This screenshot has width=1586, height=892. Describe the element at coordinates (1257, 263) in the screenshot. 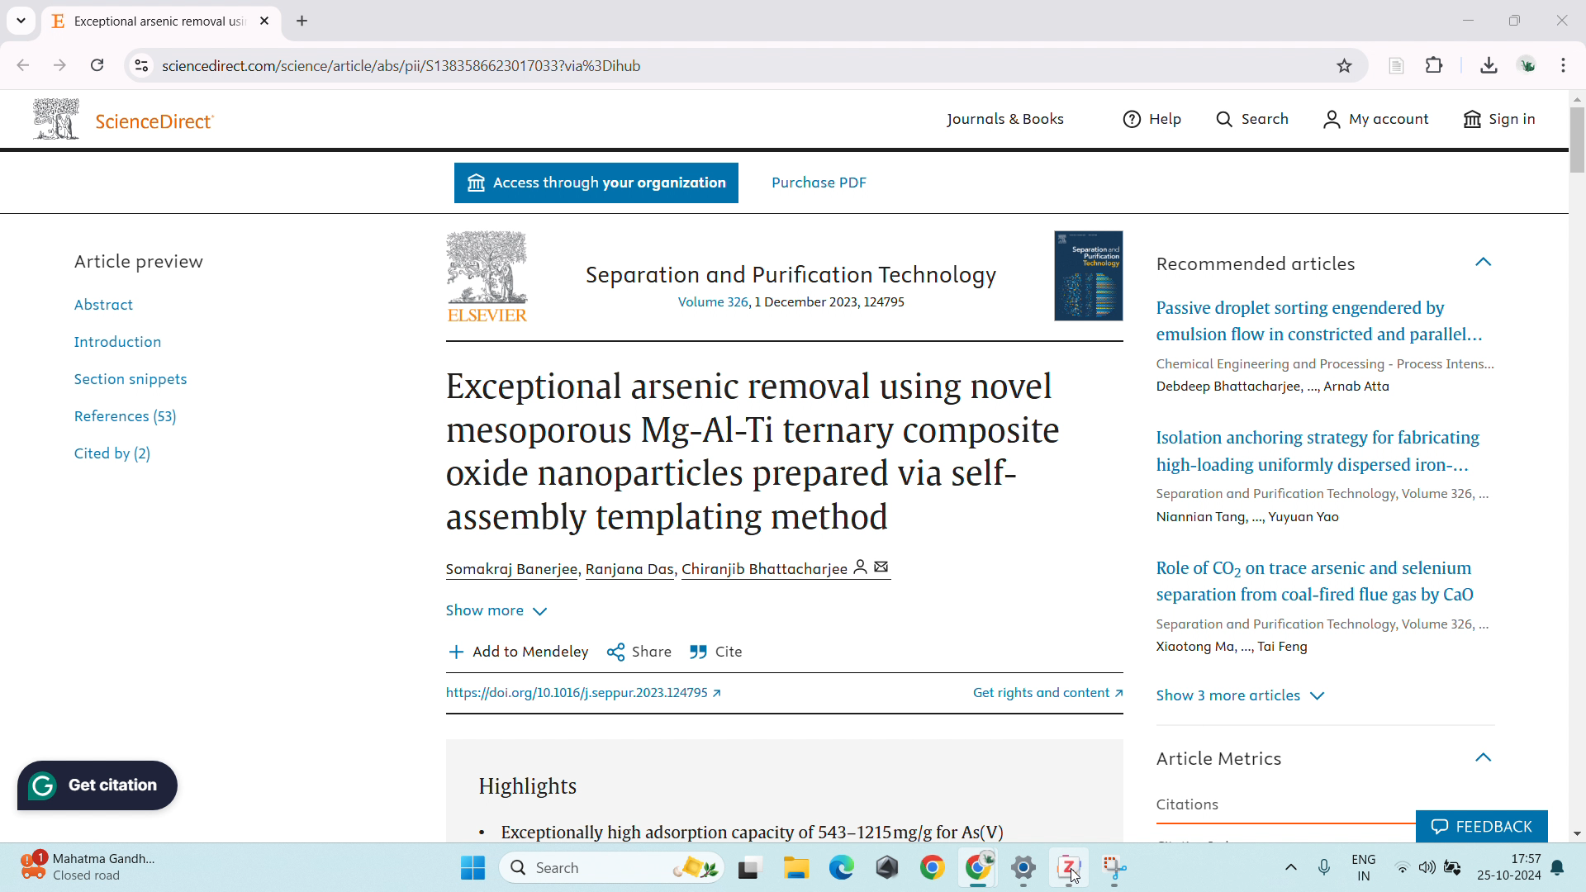

I see `Recommended articles` at that location.